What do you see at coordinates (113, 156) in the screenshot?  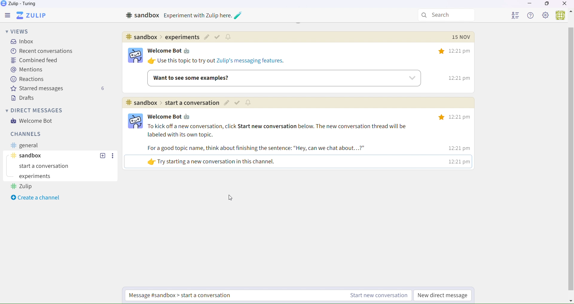 I see `` at bounding box center [113, 156].